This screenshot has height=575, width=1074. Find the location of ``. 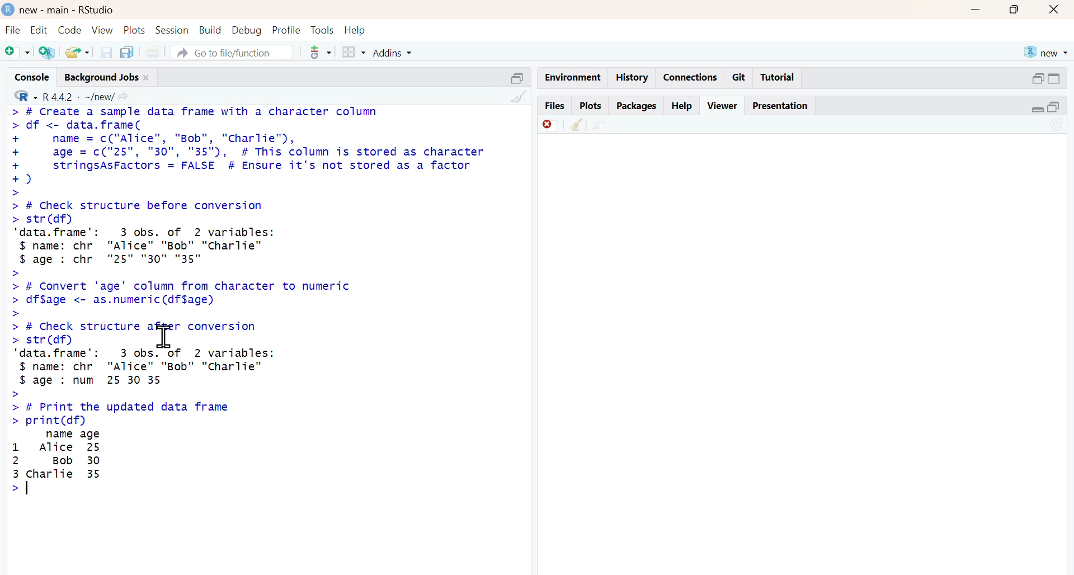

 is located at coordinates (519, 79).